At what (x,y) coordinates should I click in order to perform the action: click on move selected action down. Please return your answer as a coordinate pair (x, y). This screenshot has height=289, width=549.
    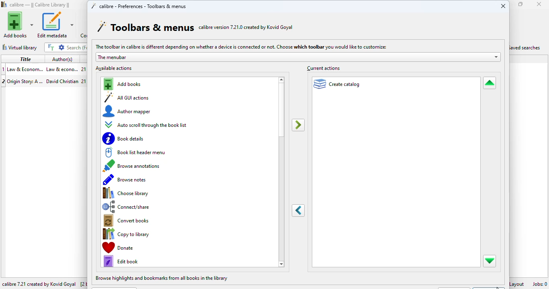
    Looking at the image, I should click on (490, 261).